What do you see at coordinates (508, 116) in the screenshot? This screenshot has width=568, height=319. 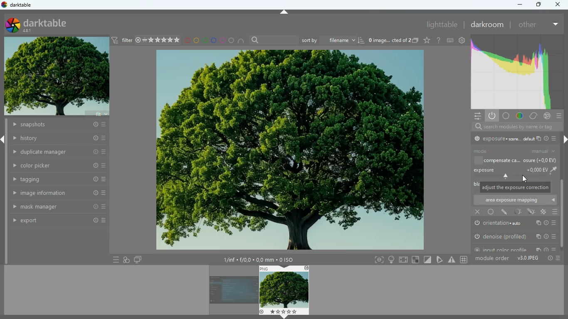 I see `base` at bounding box center [508, 116].